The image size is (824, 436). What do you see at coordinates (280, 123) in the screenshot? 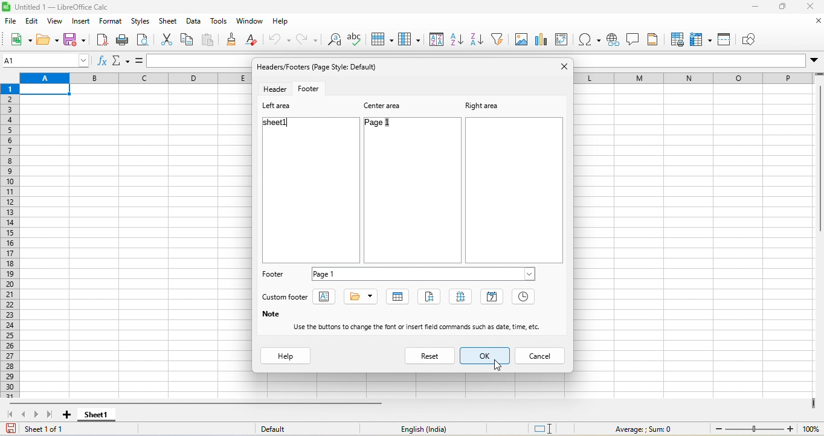
I see `sheet1` at bounding box center [280, 123].